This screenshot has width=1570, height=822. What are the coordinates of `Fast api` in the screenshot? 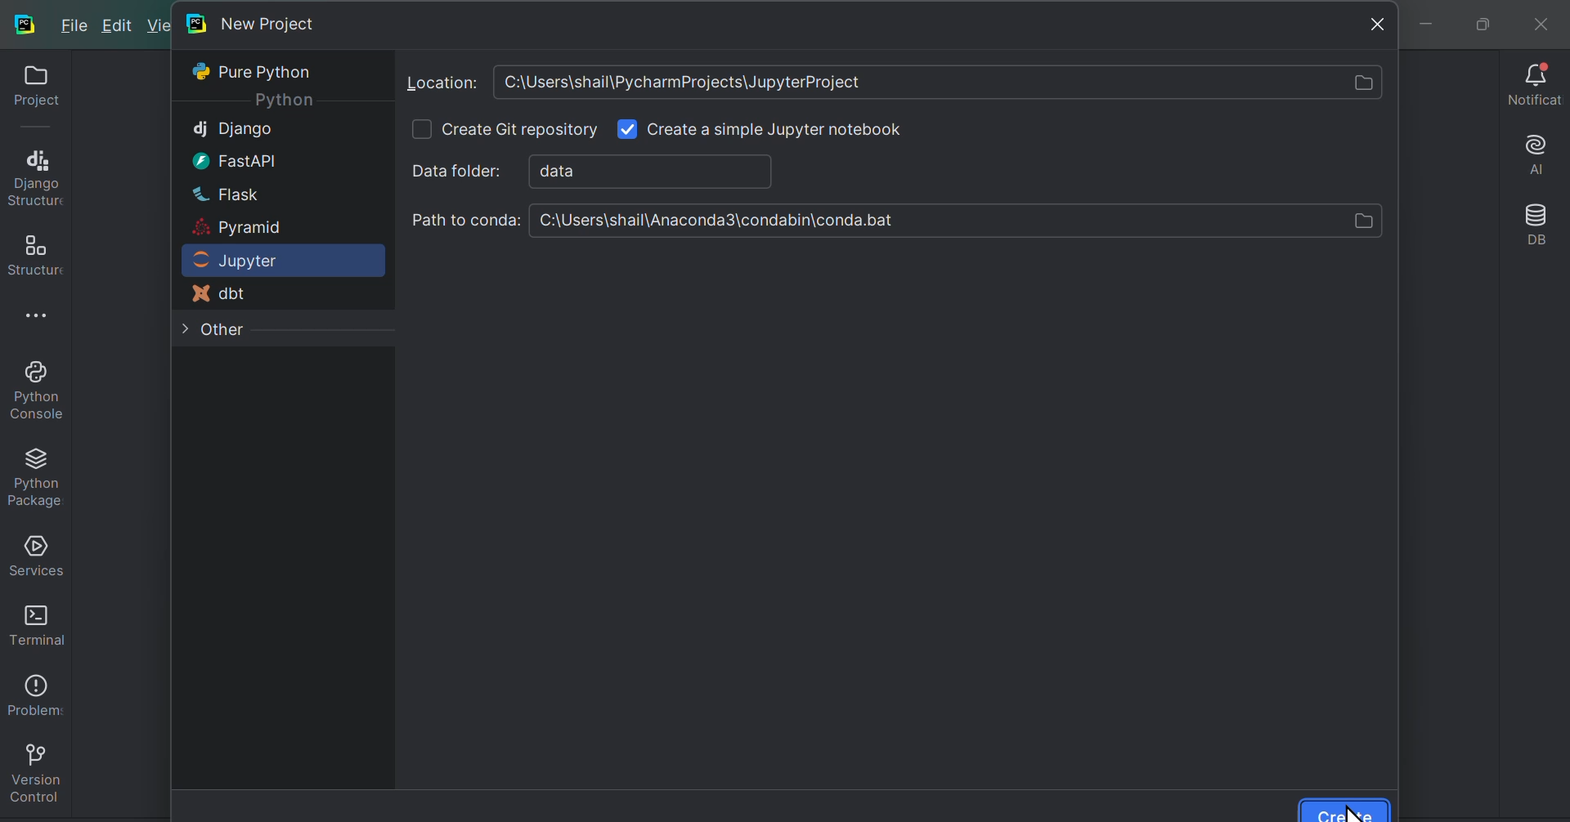 It's located at (229, 159).